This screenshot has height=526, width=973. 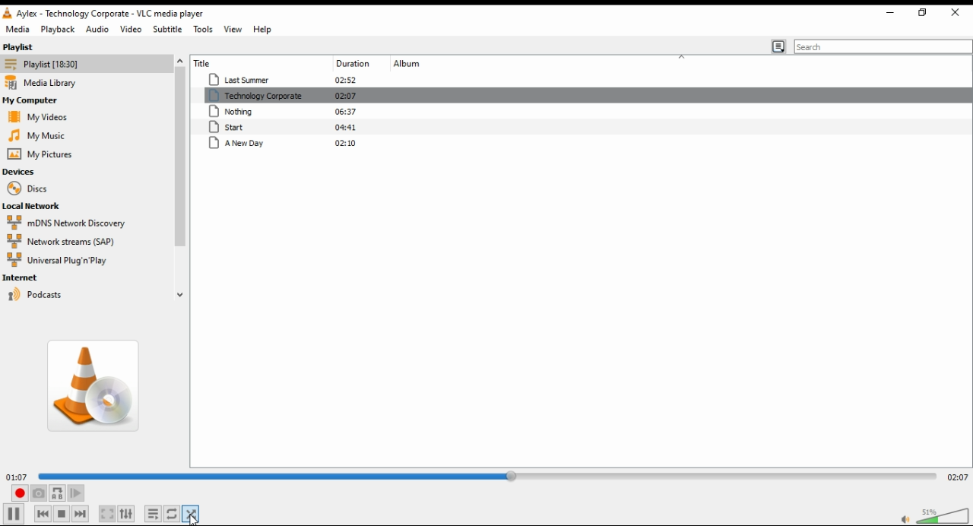 I want to click on start, so click(x=287, y=127).